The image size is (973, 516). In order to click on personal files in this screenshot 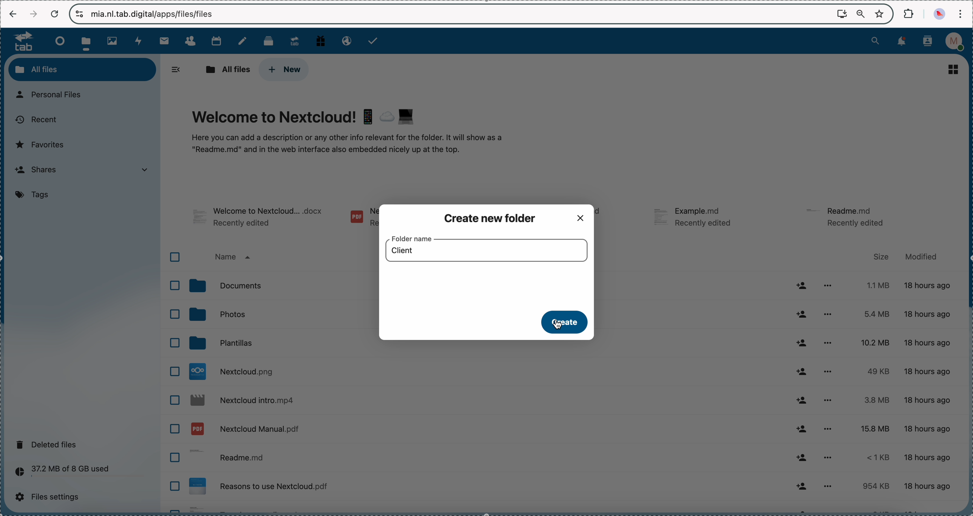, I will do `click(53, 95)`.